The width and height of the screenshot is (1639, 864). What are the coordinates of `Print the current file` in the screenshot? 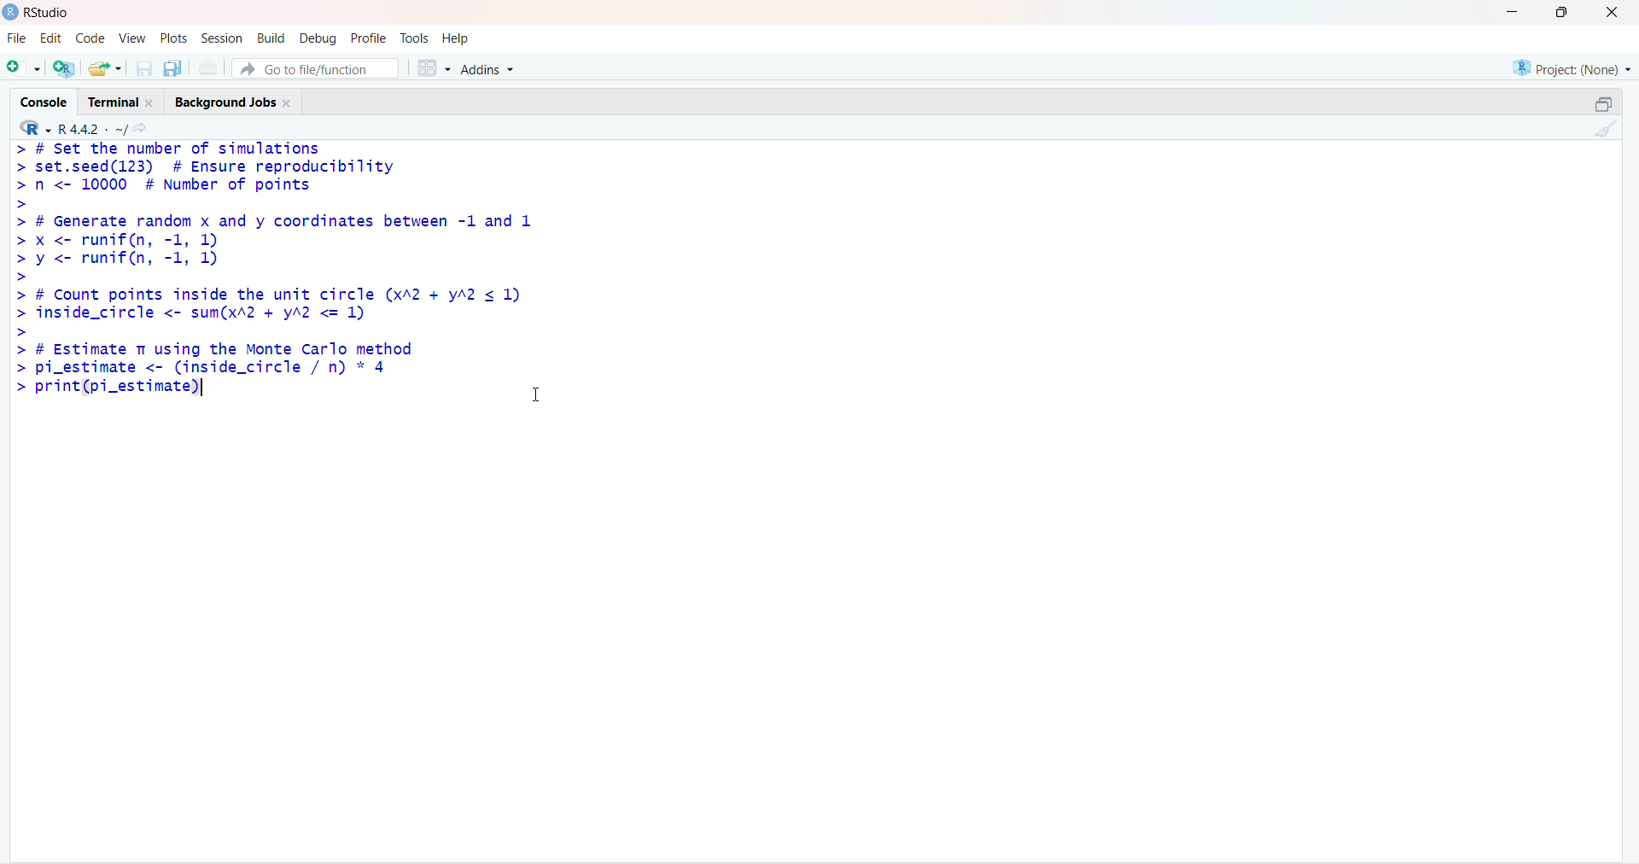 It's located at (211, 65).